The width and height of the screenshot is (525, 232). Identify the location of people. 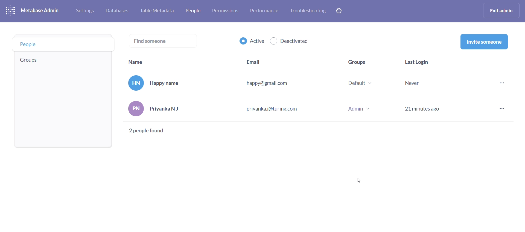
(63, 44).